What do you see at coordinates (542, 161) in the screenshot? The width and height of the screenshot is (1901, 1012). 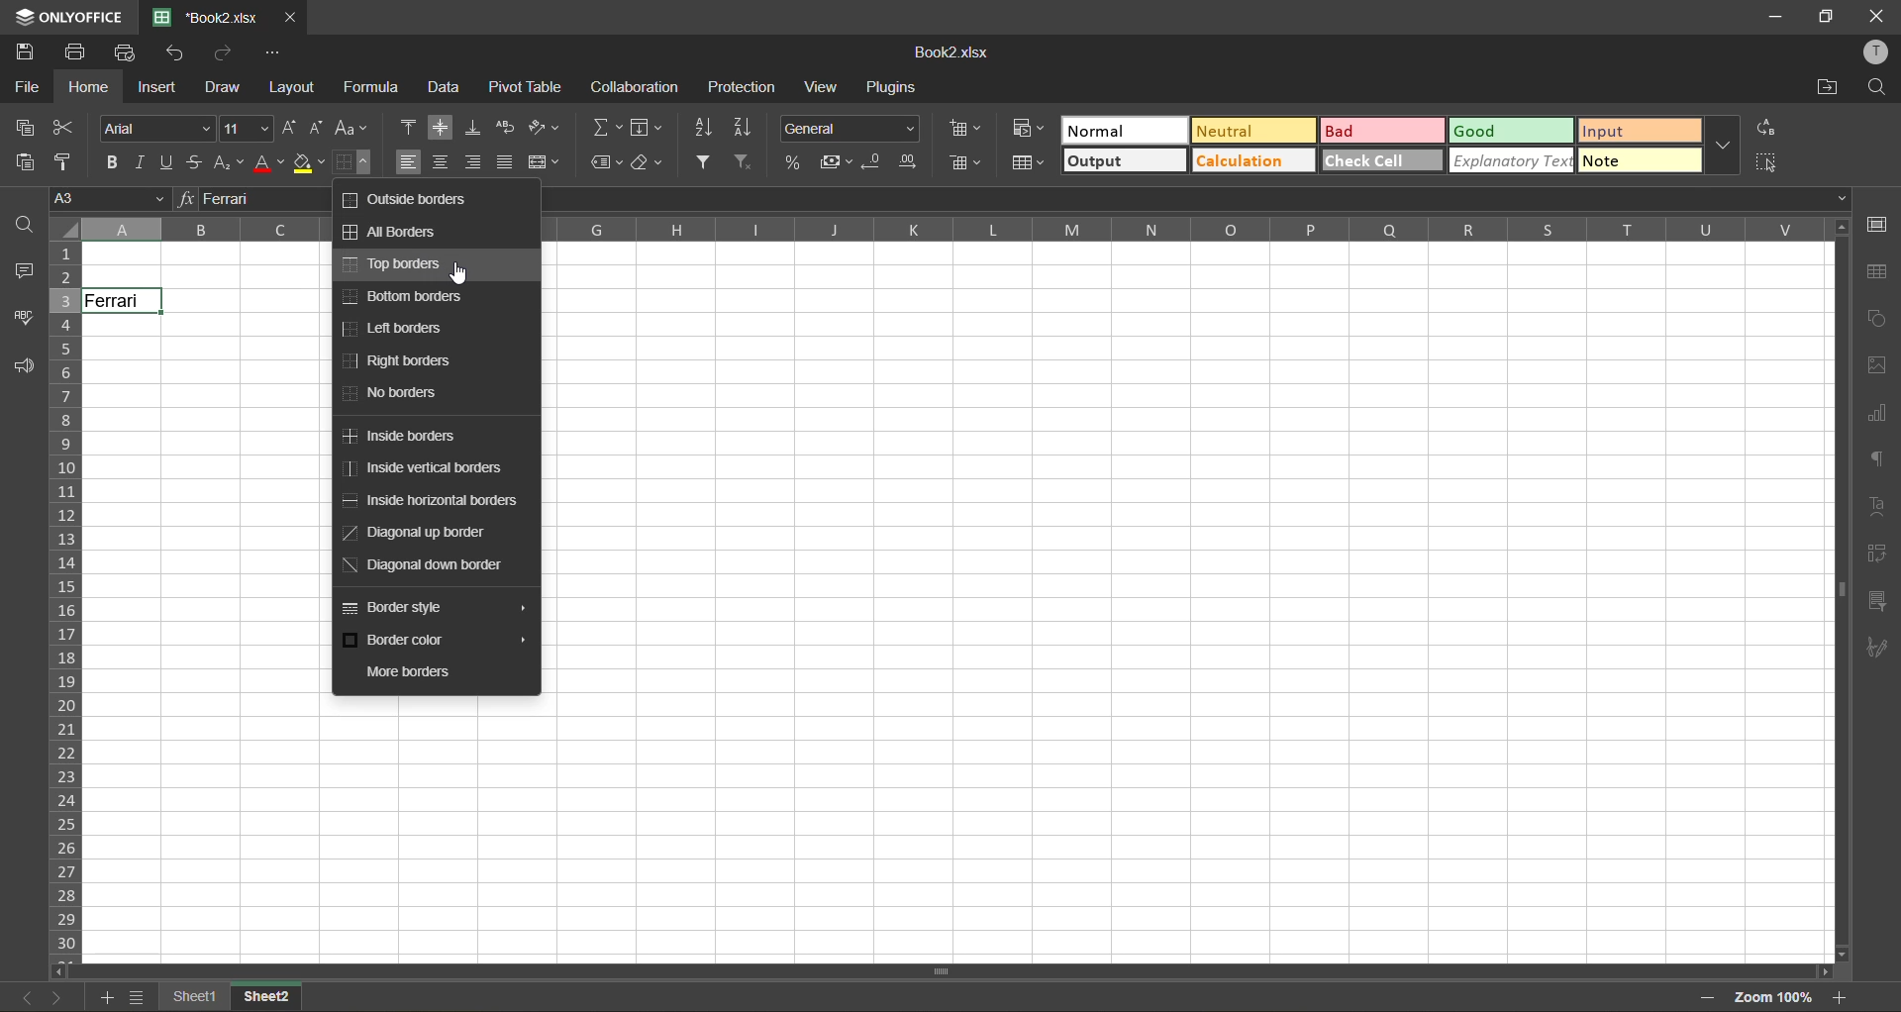 I see `merge and center` at bounding box center [542, 161].